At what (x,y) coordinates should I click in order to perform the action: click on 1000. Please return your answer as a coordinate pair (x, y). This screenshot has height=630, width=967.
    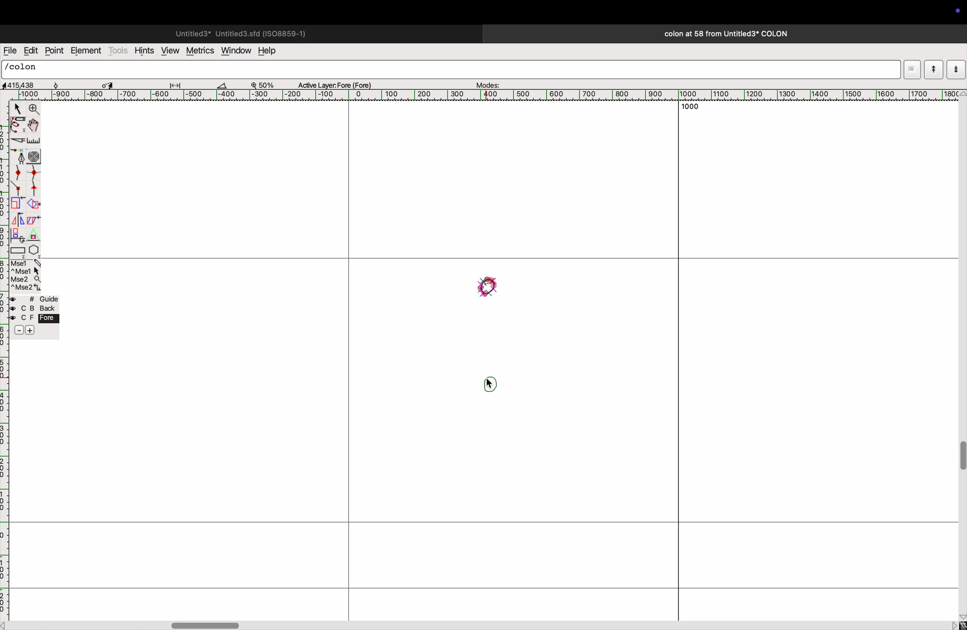
    Looking at the image, I should click on (692, 106).